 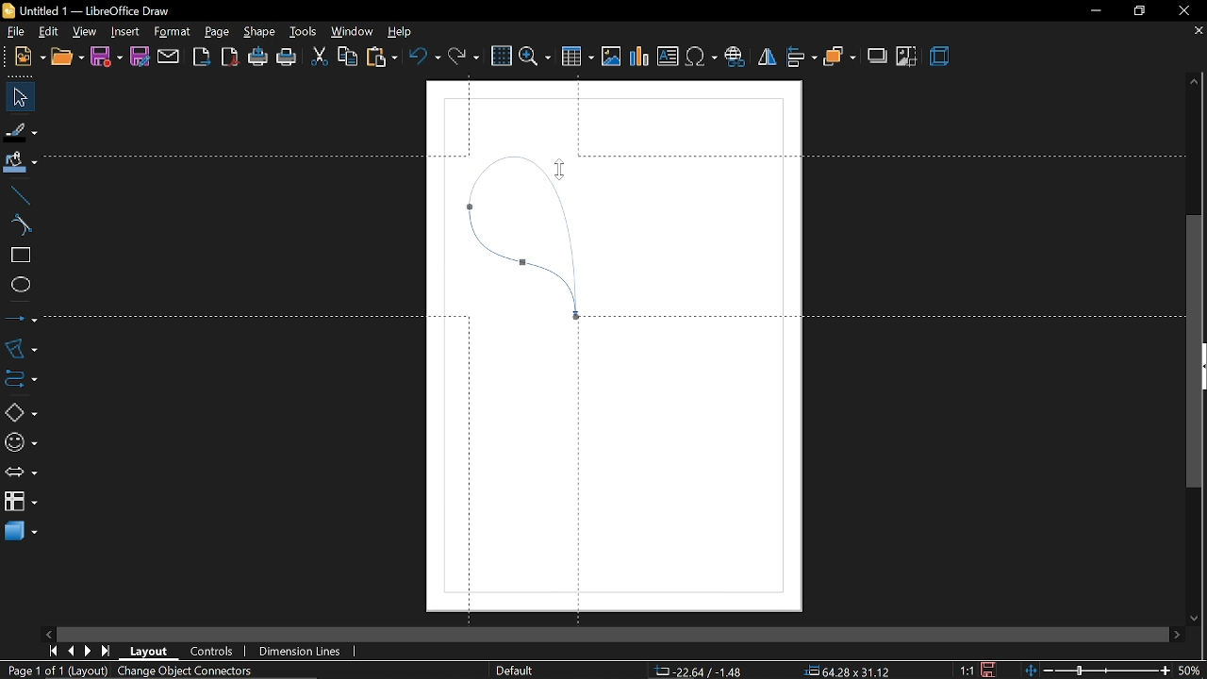 I want to click on current zoom, so click(x=1192, y=671).